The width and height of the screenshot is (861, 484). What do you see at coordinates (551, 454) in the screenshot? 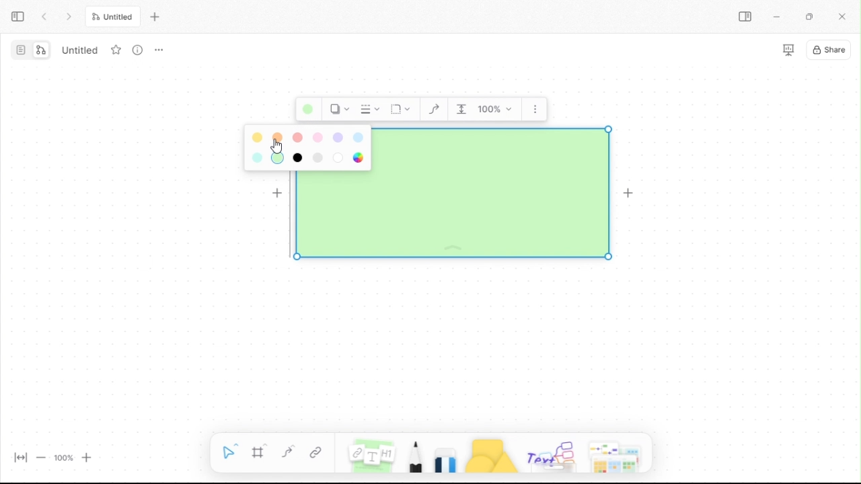
I see `others` at bounding box center [551, 454].